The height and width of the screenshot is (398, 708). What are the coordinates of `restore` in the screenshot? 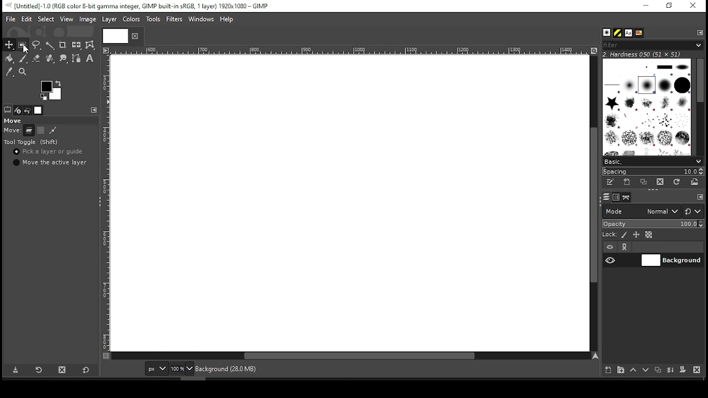 It's located at (670, 6).